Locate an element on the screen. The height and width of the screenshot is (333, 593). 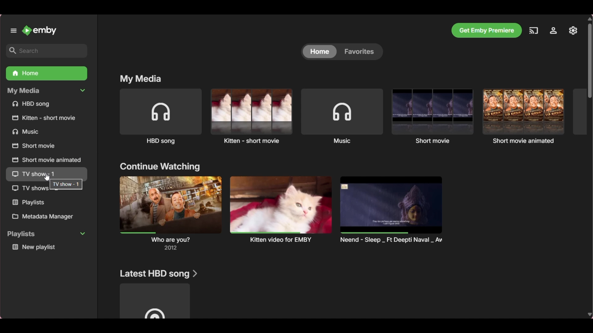
Settings is located at coordinates (553, 31).